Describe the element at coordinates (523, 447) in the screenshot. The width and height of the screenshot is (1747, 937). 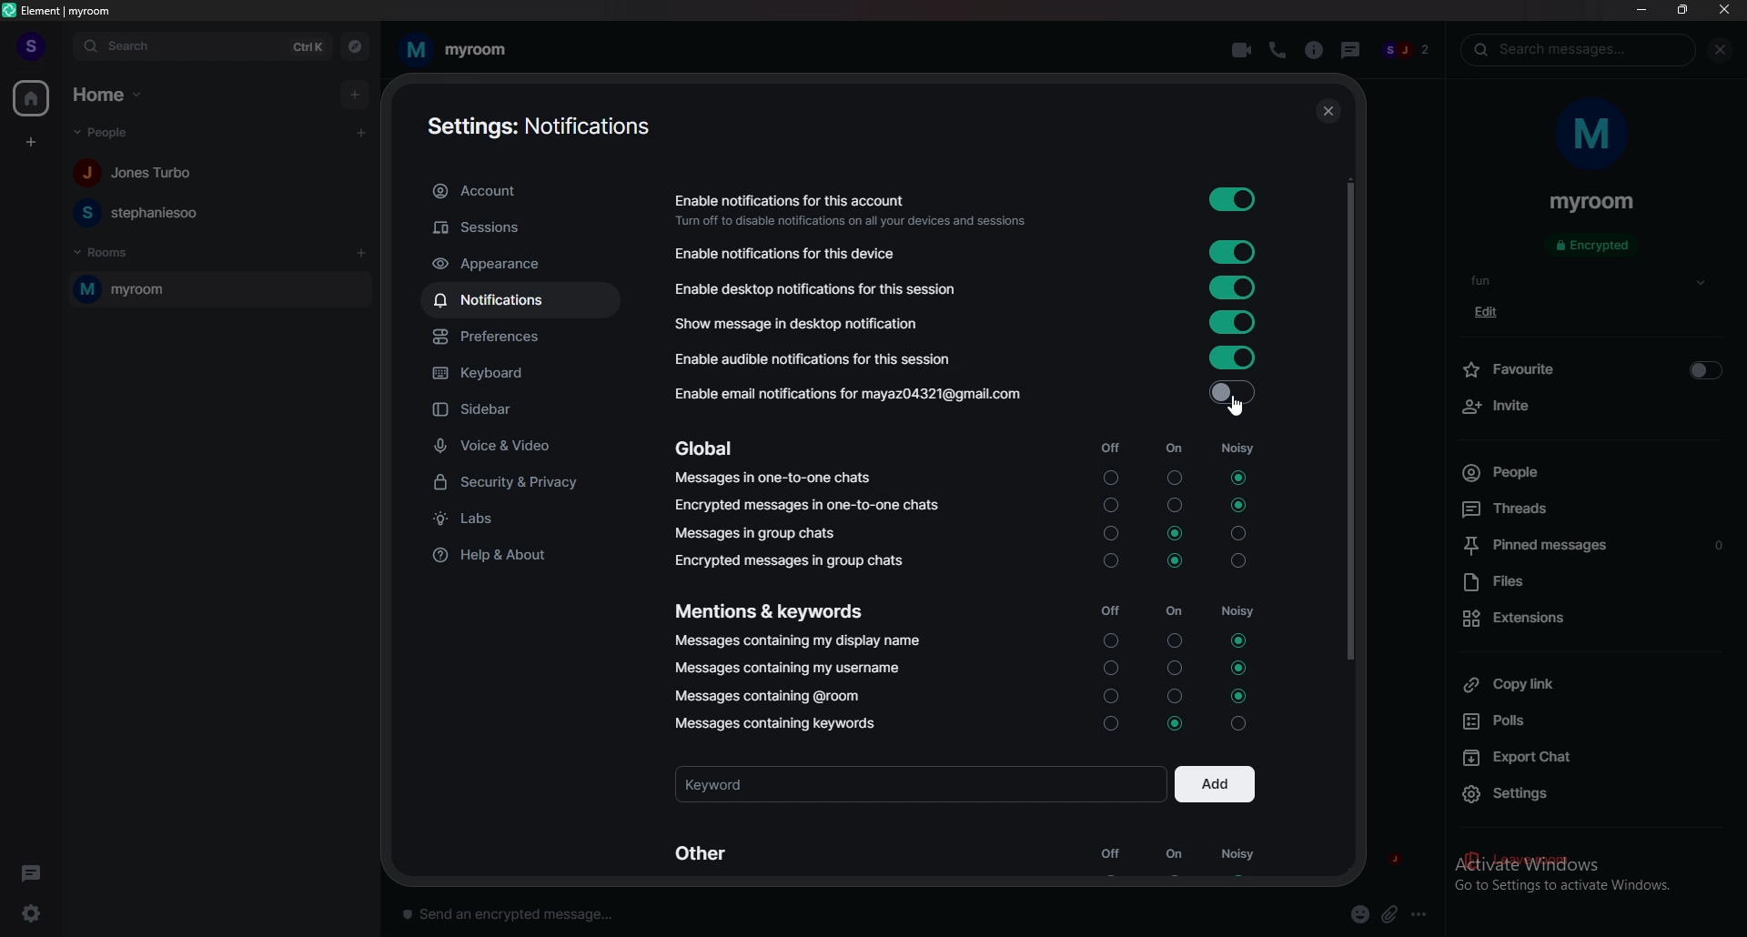
I see `voice and video` at that location.